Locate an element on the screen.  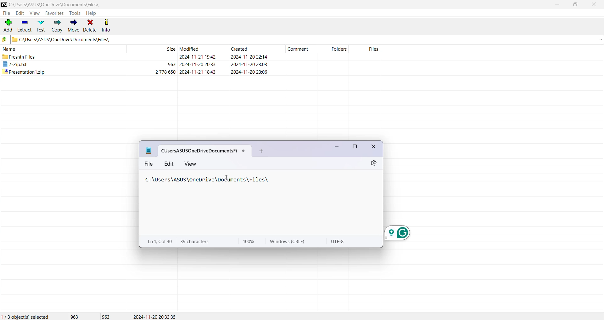
Ln1, Col 40 is located at coordinates (159, 241).